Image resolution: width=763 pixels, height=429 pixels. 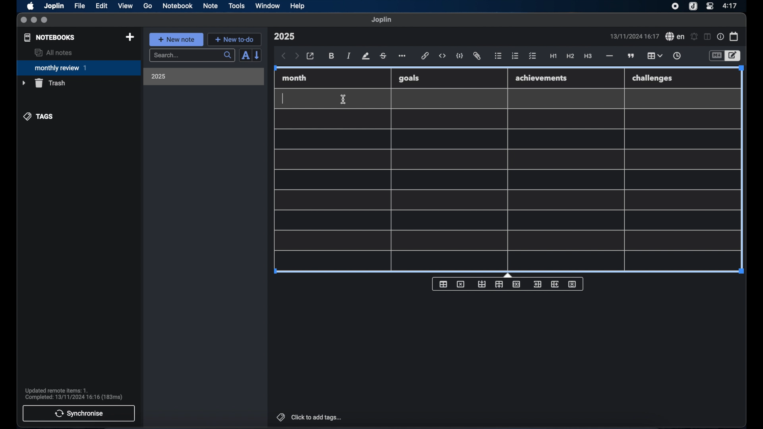 What do you see at coordinates (344, 100) in the screenshot?
I see `I beam cursor` at bounding box center [344, 100].